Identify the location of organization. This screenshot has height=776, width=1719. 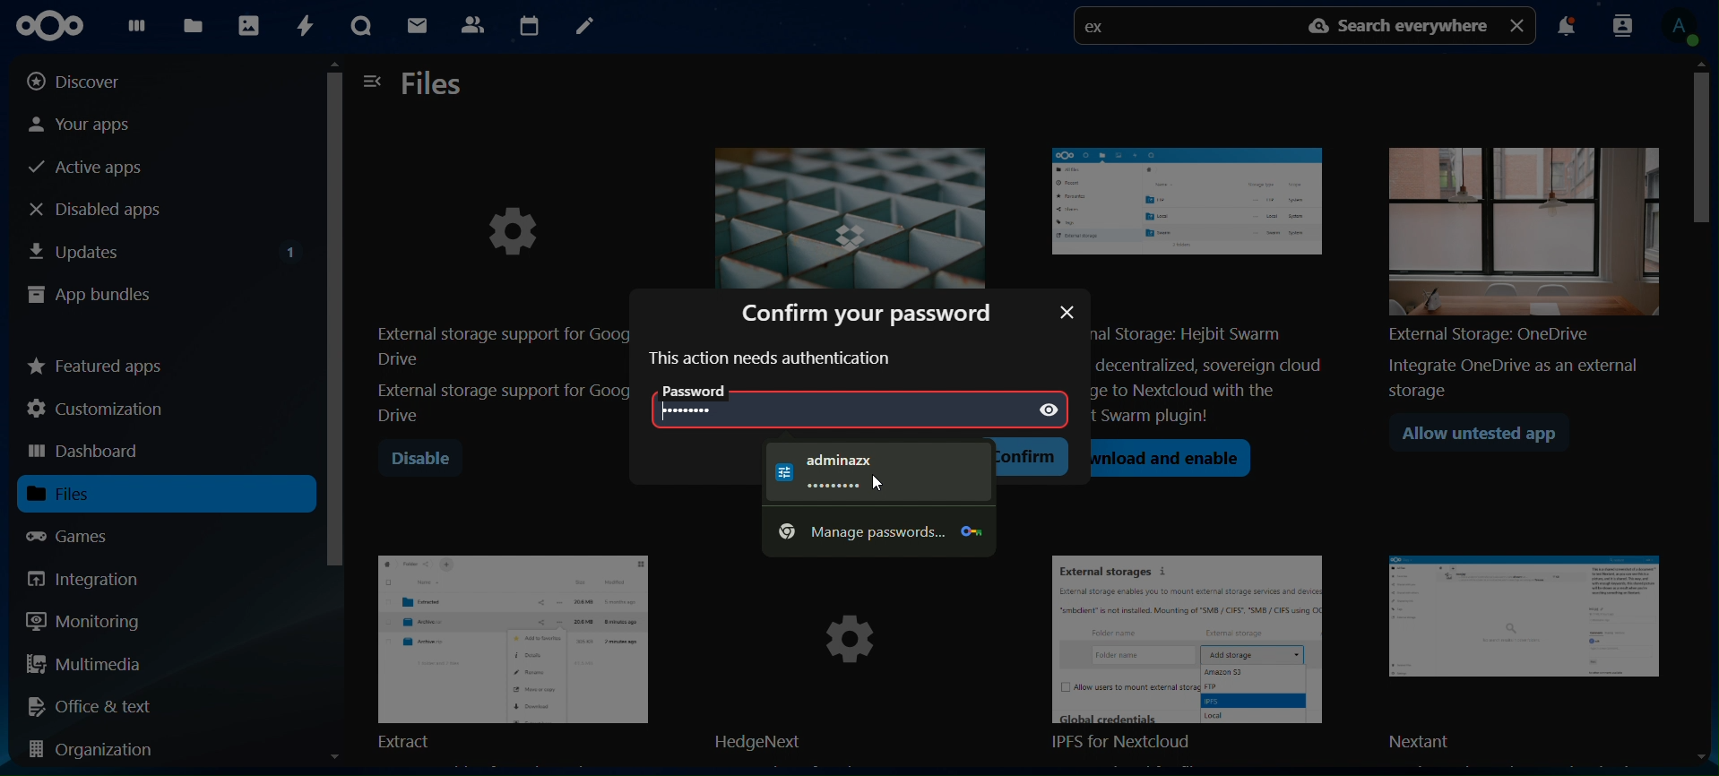
(99, 751).